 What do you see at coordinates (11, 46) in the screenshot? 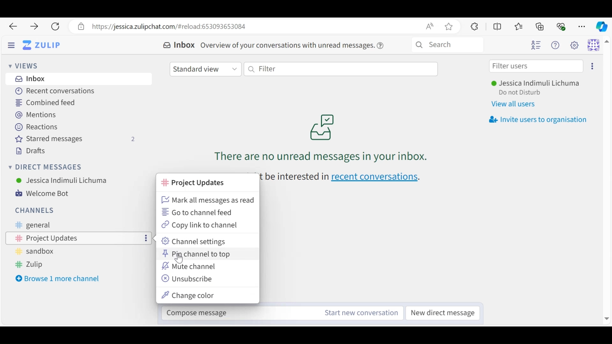
I see `Hide ` at bounding box center [11, 46].